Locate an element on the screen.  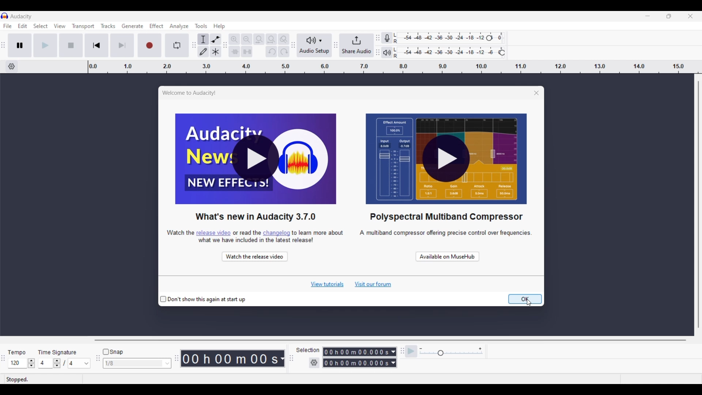
toolbar is located at coordinates (336, 45).